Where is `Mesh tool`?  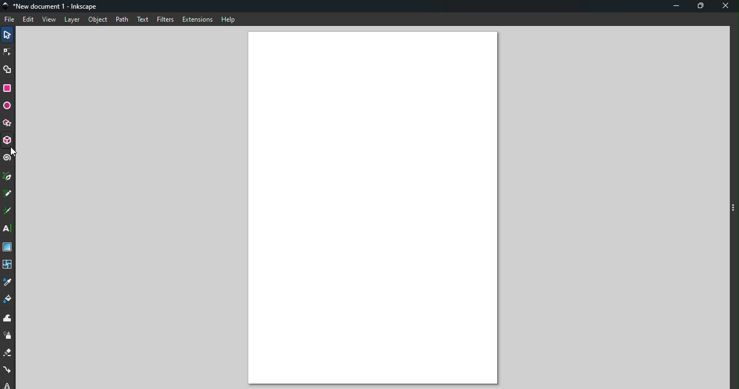
Mesh tool is located at coordinates (8, 264).